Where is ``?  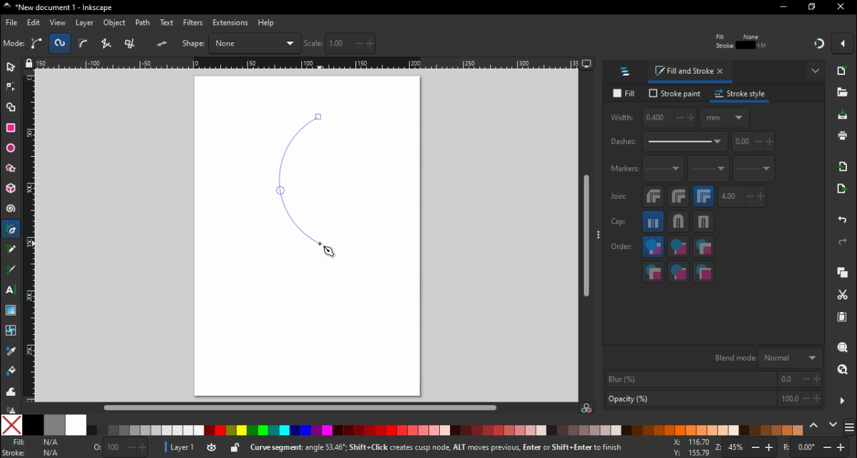  is located at coordinates (10, 410).